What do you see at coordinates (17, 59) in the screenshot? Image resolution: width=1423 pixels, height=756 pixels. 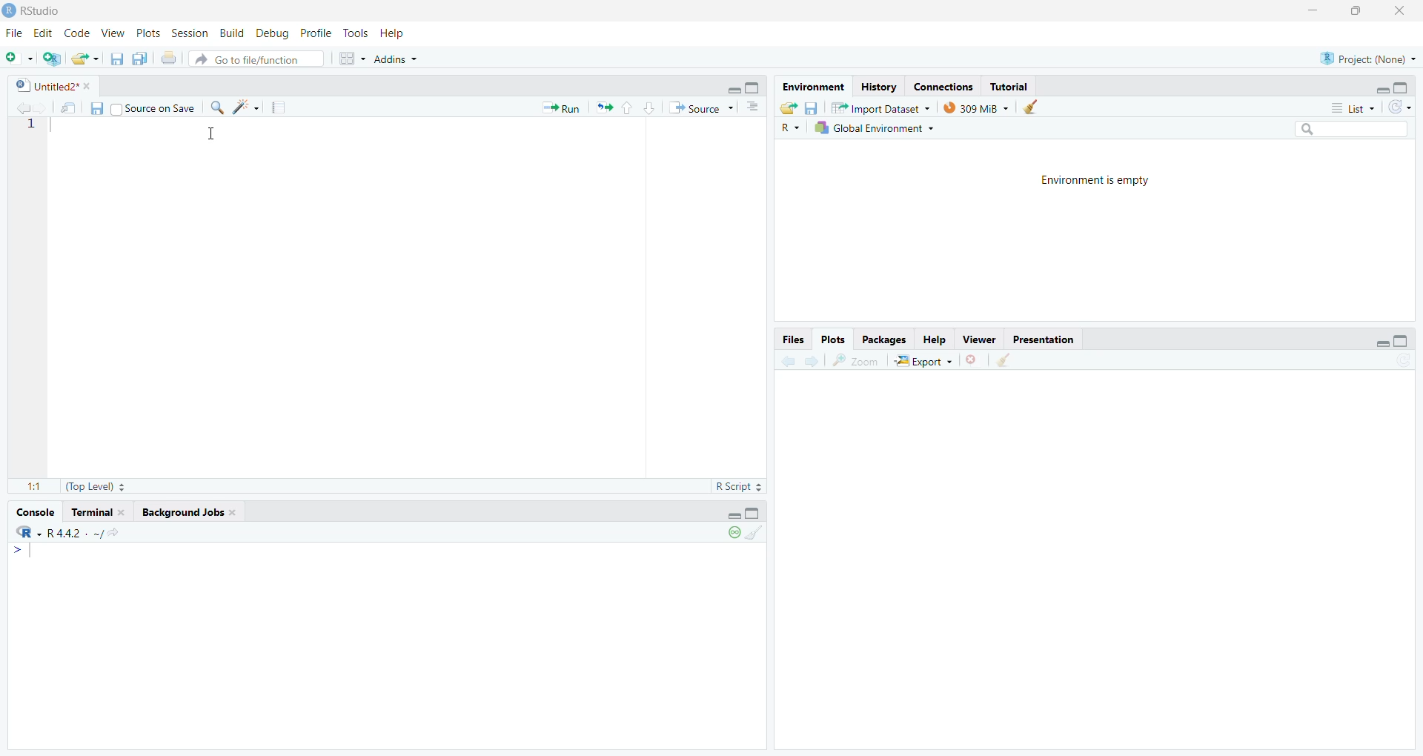 I see `add` at bounding box center [17, 59].